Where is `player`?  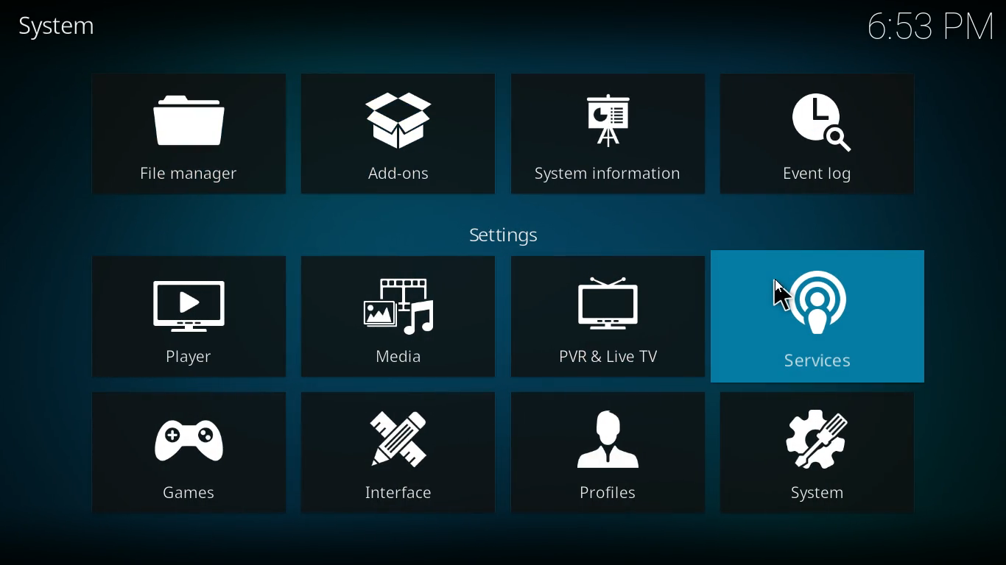
player is located at coordinates (187, 315).